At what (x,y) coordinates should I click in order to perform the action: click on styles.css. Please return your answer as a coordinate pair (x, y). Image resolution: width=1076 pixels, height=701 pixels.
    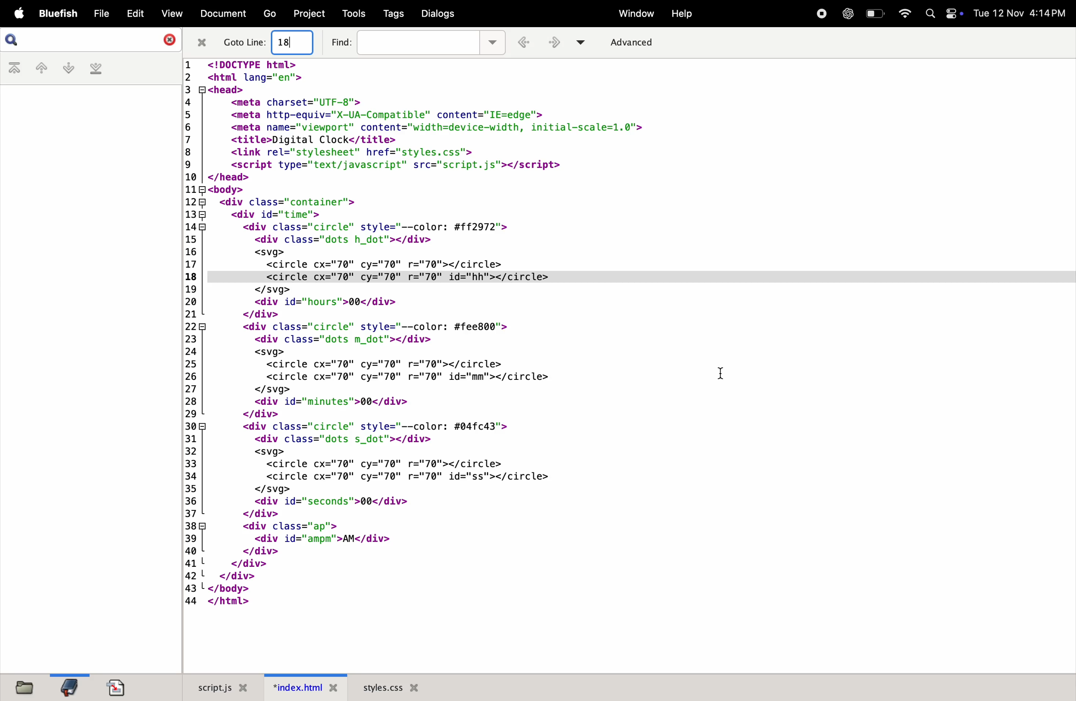
    Looking at the image, I should click on (391, 685).